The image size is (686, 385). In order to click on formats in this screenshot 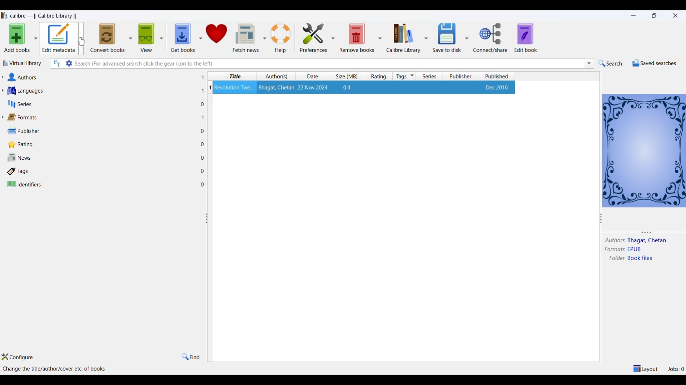, I will do `click(612, 250)`.